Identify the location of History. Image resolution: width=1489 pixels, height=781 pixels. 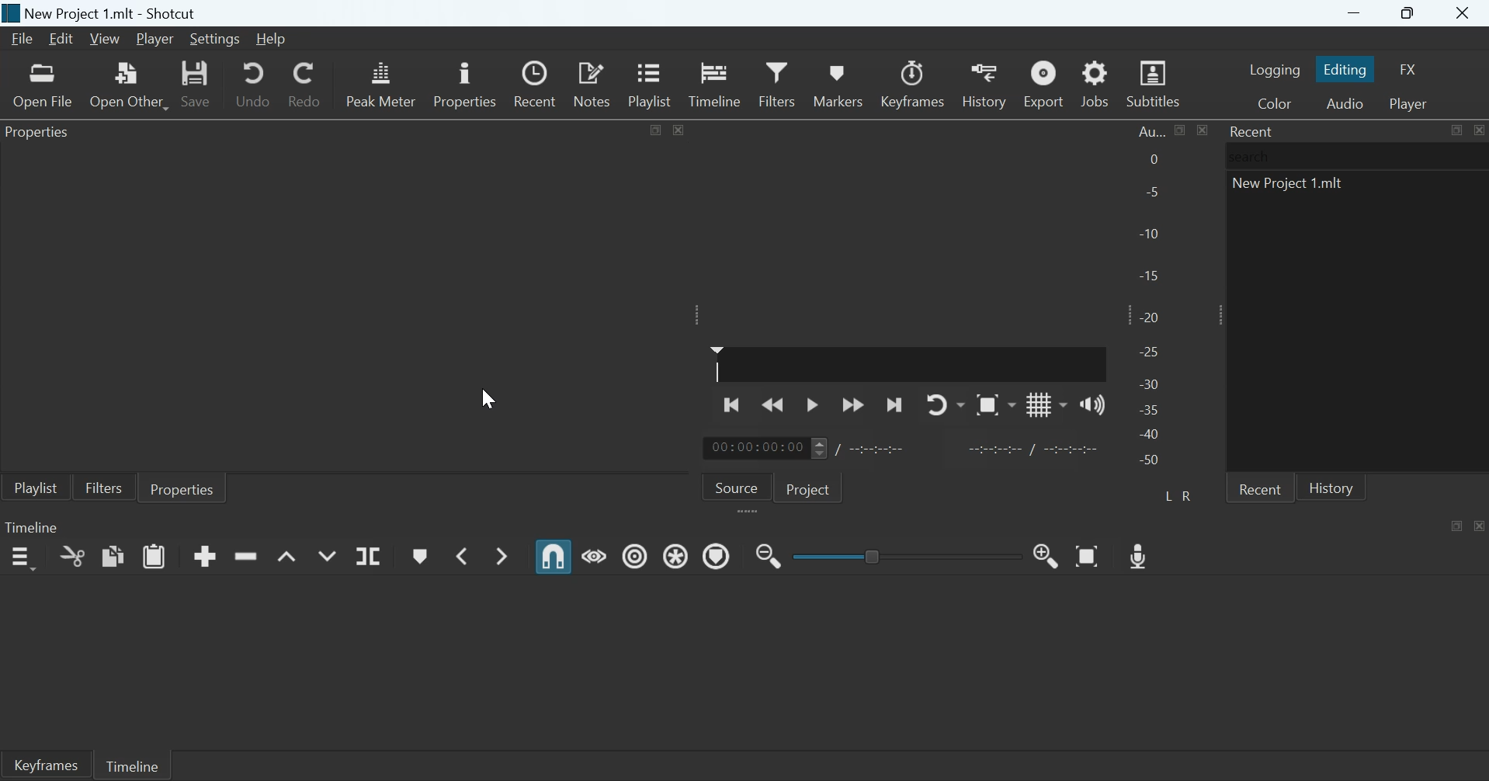
(1331, 487).